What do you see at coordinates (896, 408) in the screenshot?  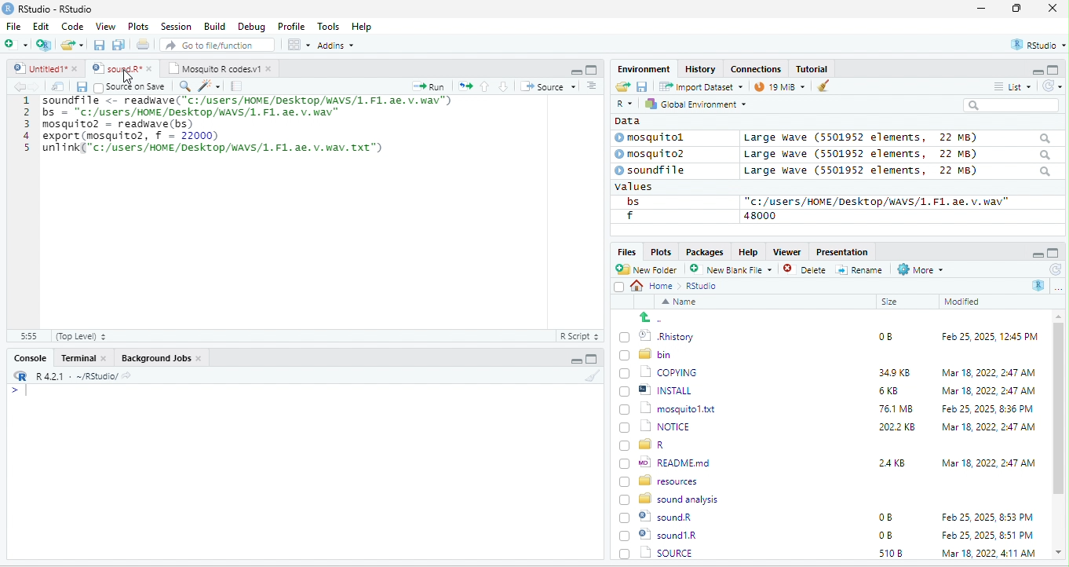 I see `76.1 MB` at bounding box center [896, 408].